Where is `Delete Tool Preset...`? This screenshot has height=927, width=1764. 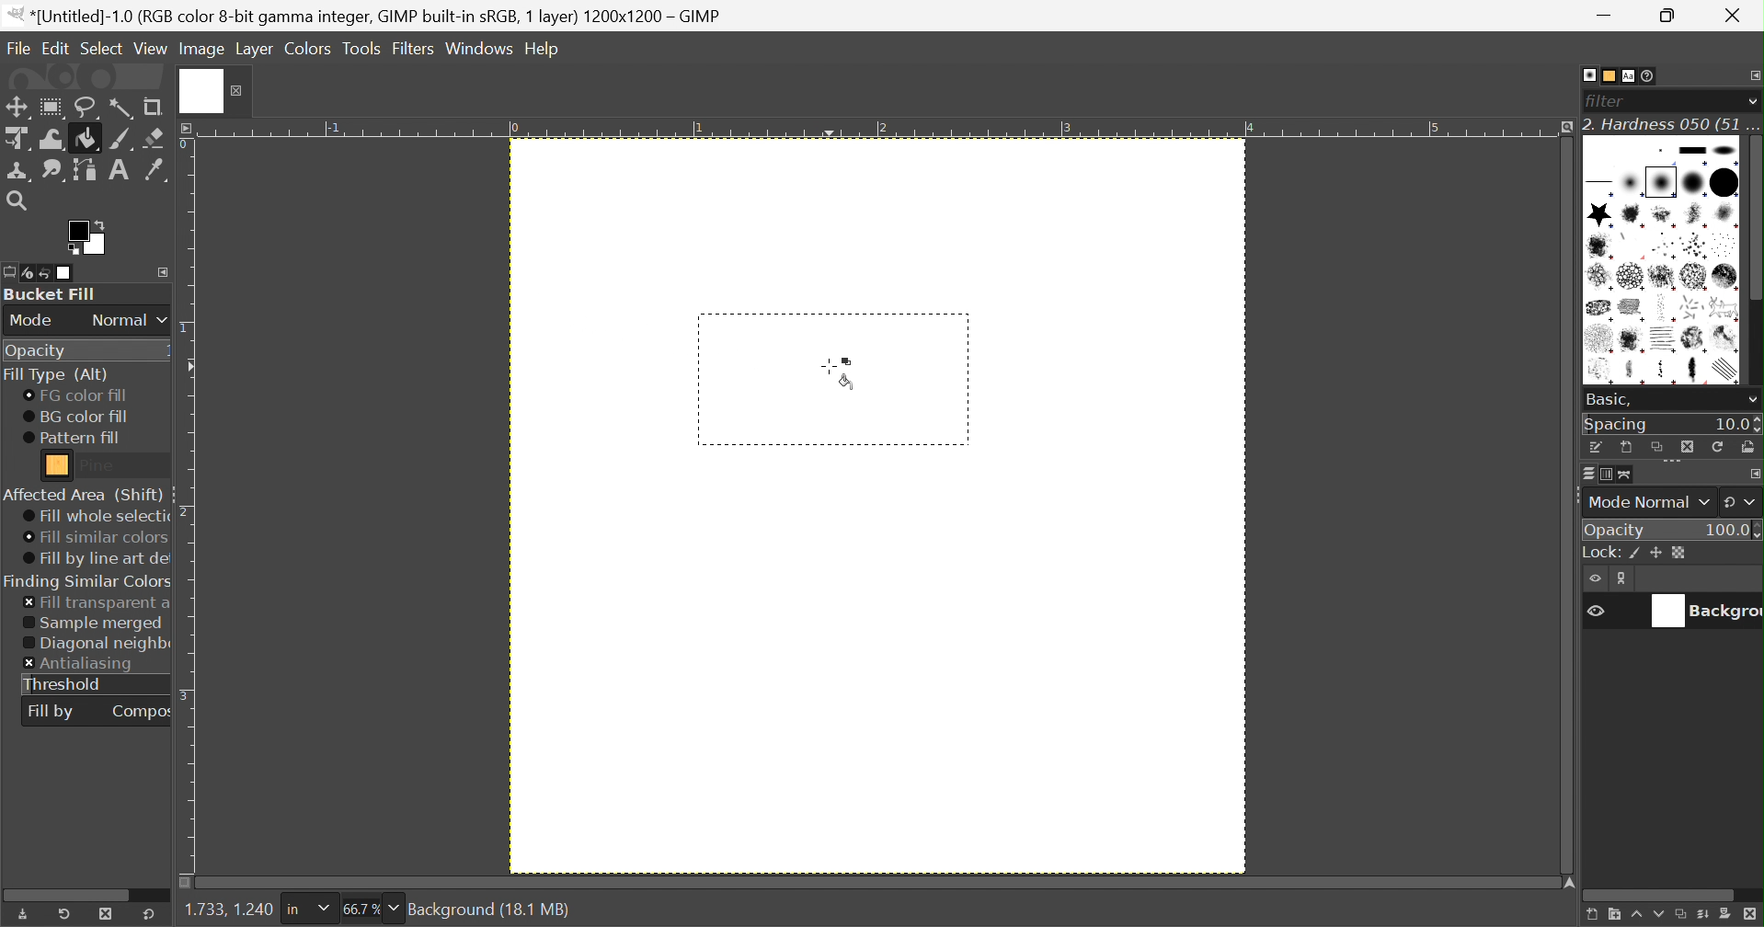 Delete Tool Preset... is located at coordinates (106, 913).